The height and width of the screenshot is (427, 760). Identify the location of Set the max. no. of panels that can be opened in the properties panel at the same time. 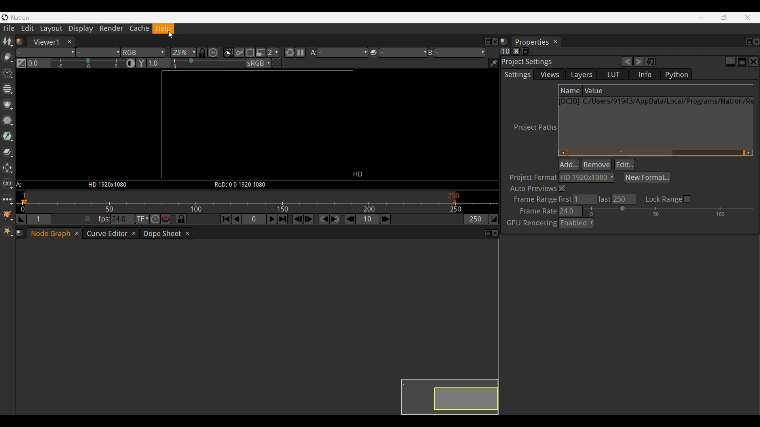
(505, 51).